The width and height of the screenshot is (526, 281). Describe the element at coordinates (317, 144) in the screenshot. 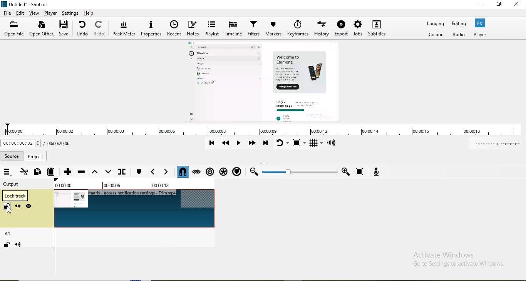

I see `Toggle grid display ` at that location.